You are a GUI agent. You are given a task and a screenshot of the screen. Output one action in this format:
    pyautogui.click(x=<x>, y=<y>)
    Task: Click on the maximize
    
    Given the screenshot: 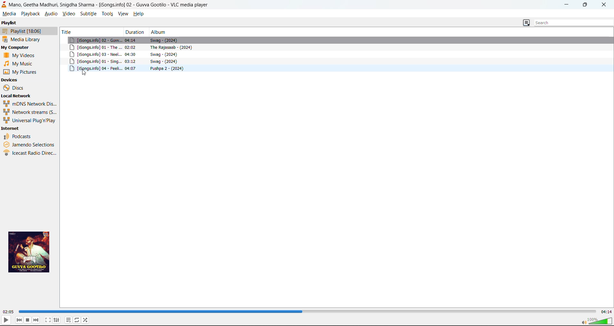 What is the action you would take?
    pyautogui.click(x=586, y=5)
    